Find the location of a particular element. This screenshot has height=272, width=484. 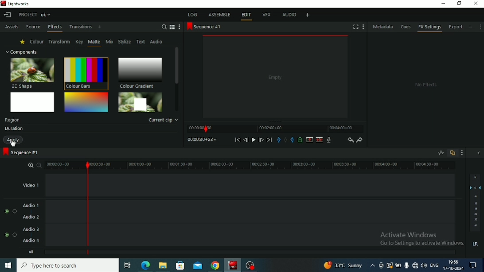

All is located at coordinates (49, 253).